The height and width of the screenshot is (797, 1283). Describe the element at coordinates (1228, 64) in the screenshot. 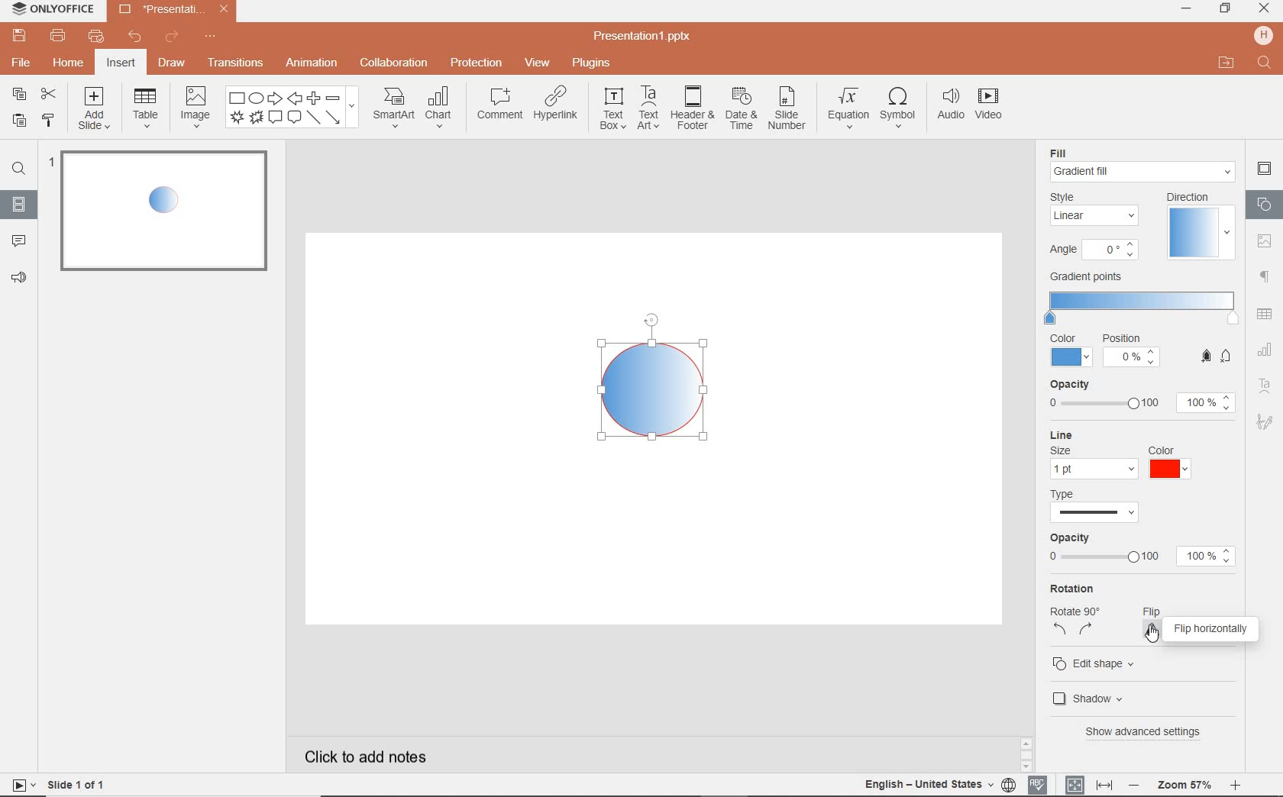

I see `open file location` at that location.